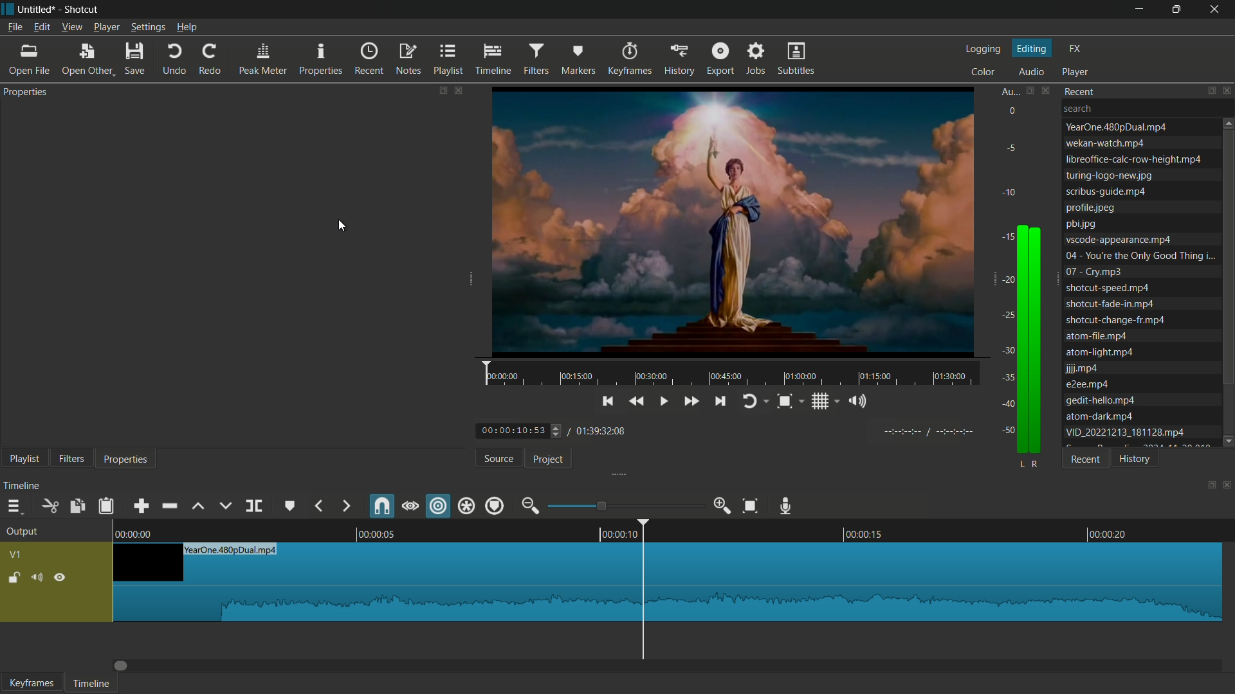 This screenshot has width=1235, height=694. What do you see at coordinates (105, 505) in the screenshot?
I see `paste` at bounding box center [105, 505].